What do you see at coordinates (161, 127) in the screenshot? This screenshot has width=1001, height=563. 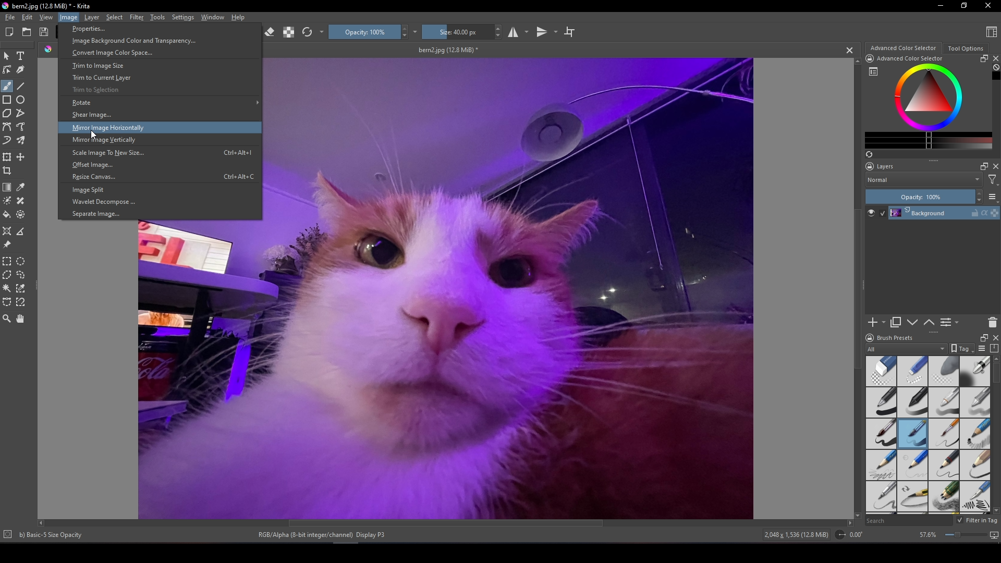 I see `Mirror image horizontally` at bounding box center [161, 127].